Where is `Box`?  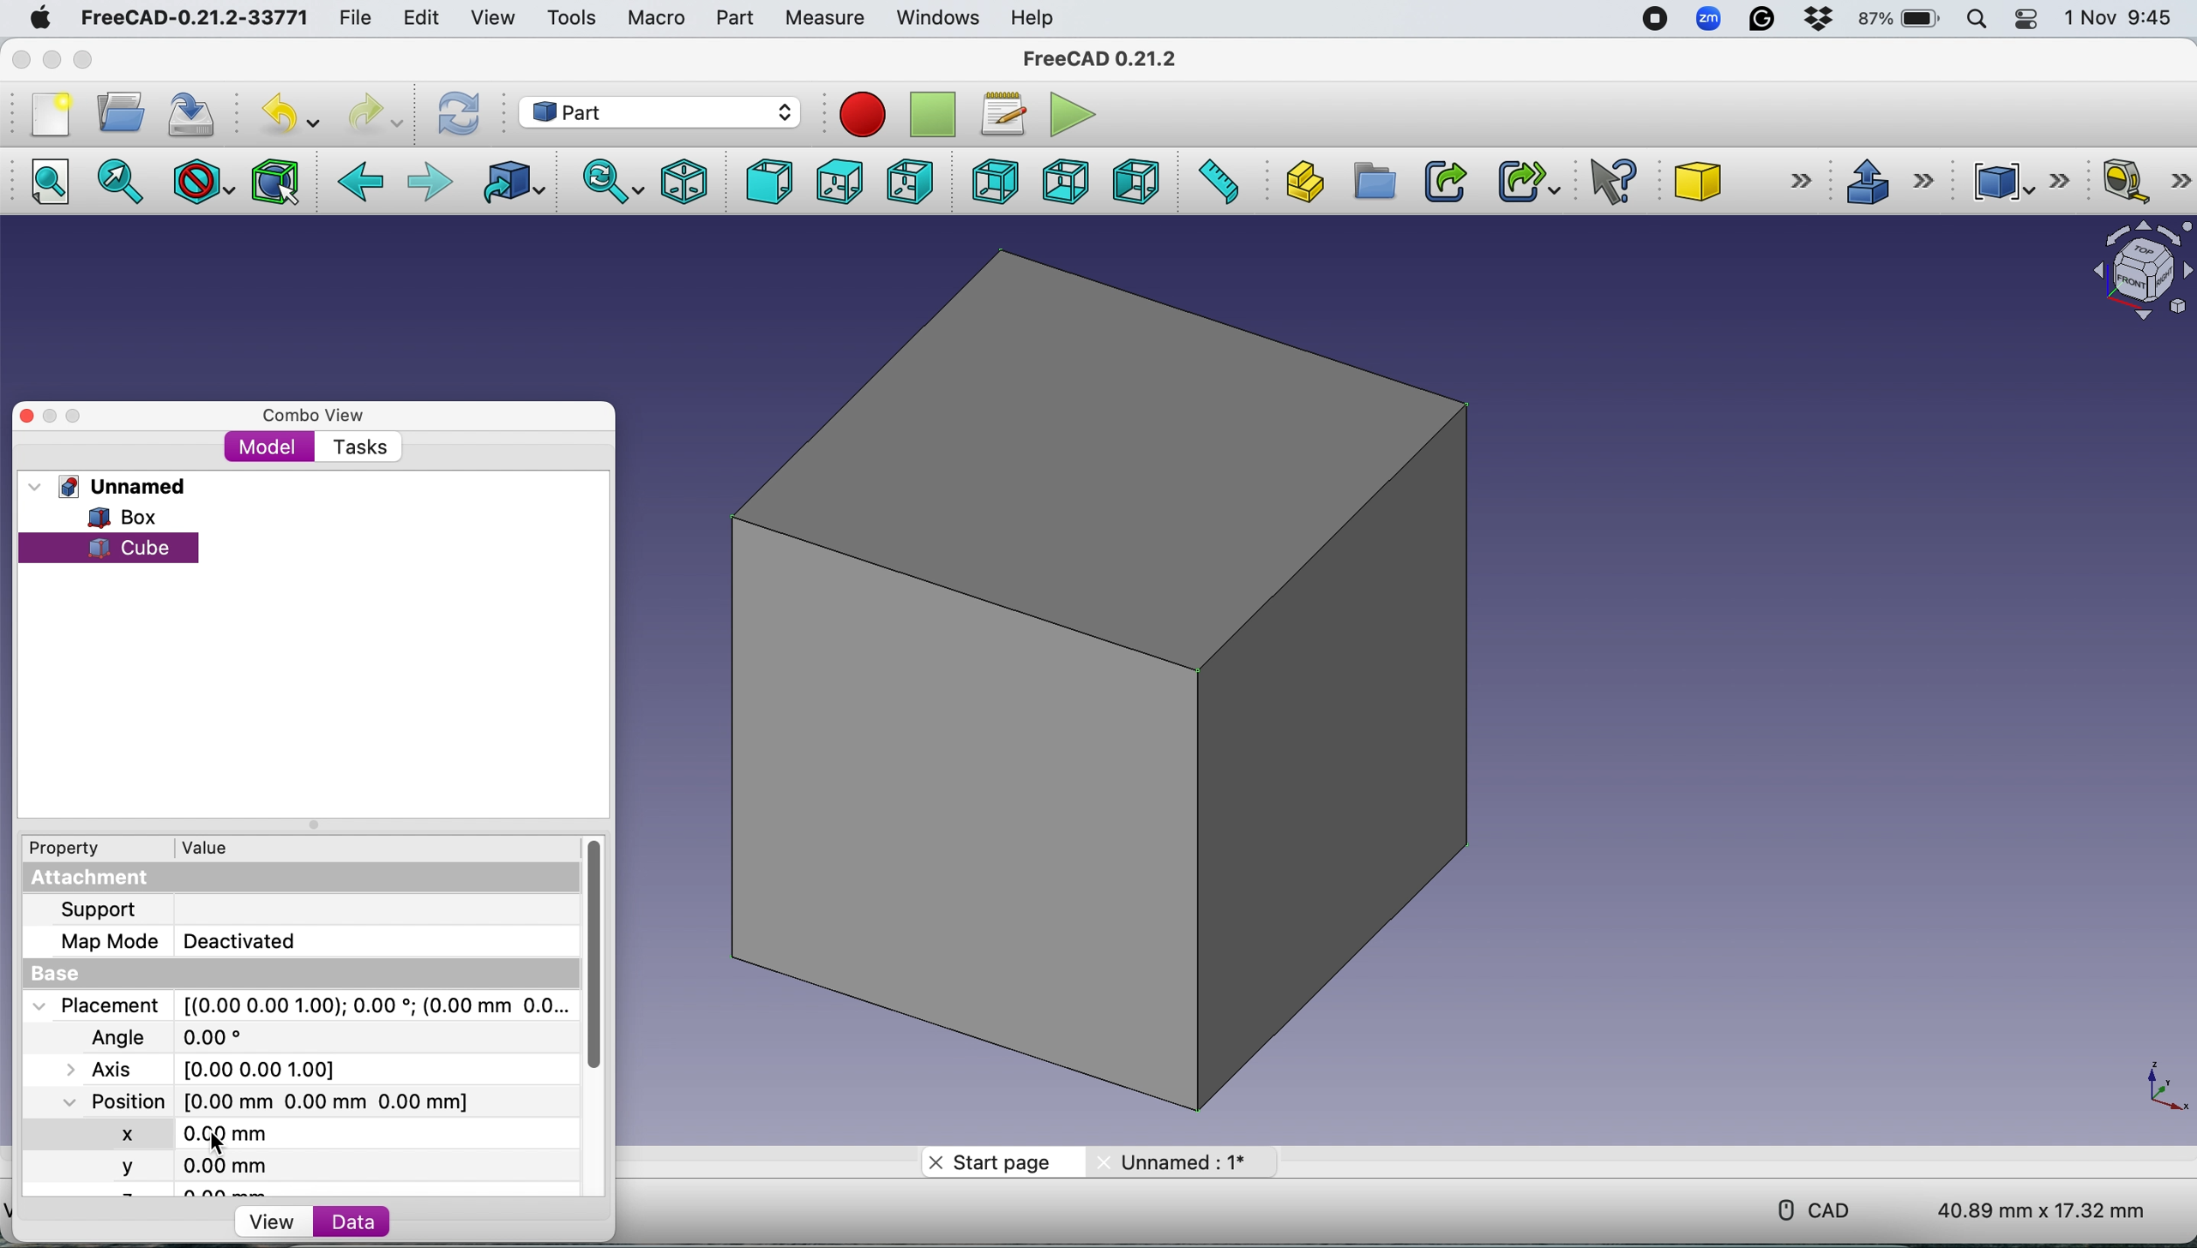 Box is located at coordinates (1123, 687).